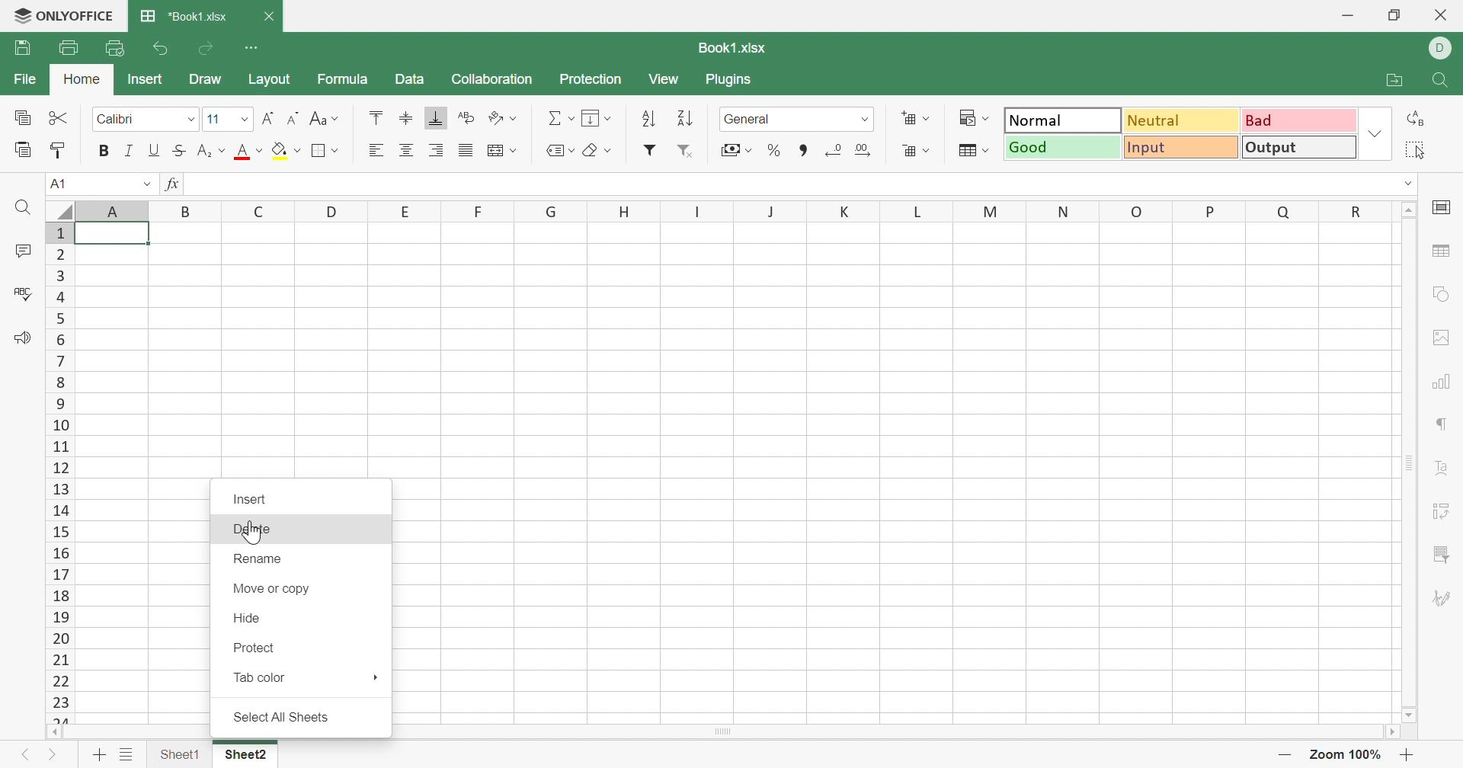 This screenshot has width=1463, height=768. I want to click on Drop Down, so click(223, 150).